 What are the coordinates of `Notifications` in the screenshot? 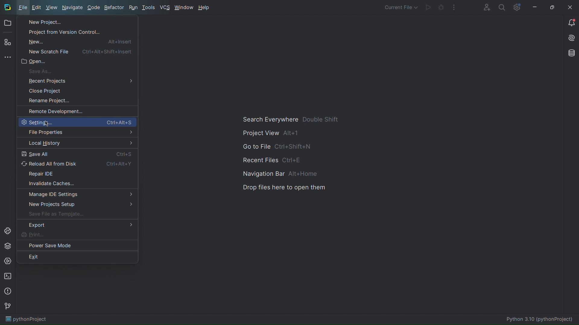 It's located at (571, 23).